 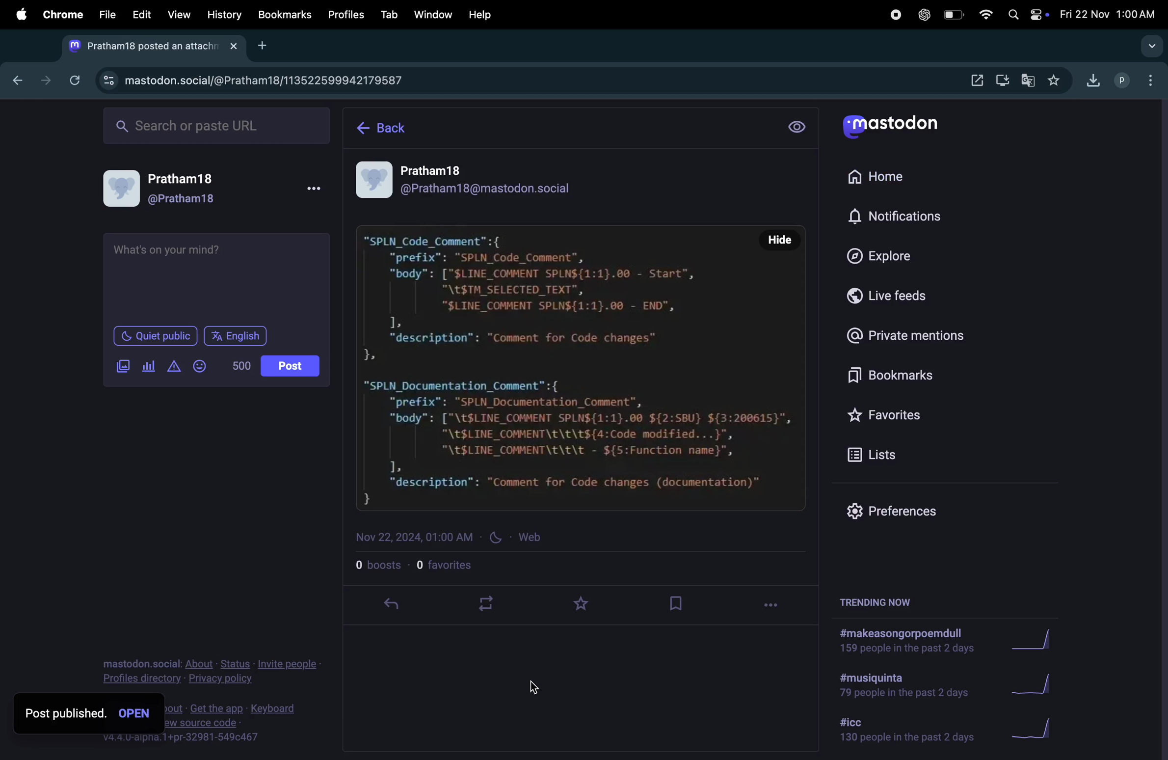 I want to click on searchbox, so click(x=224, y=127).